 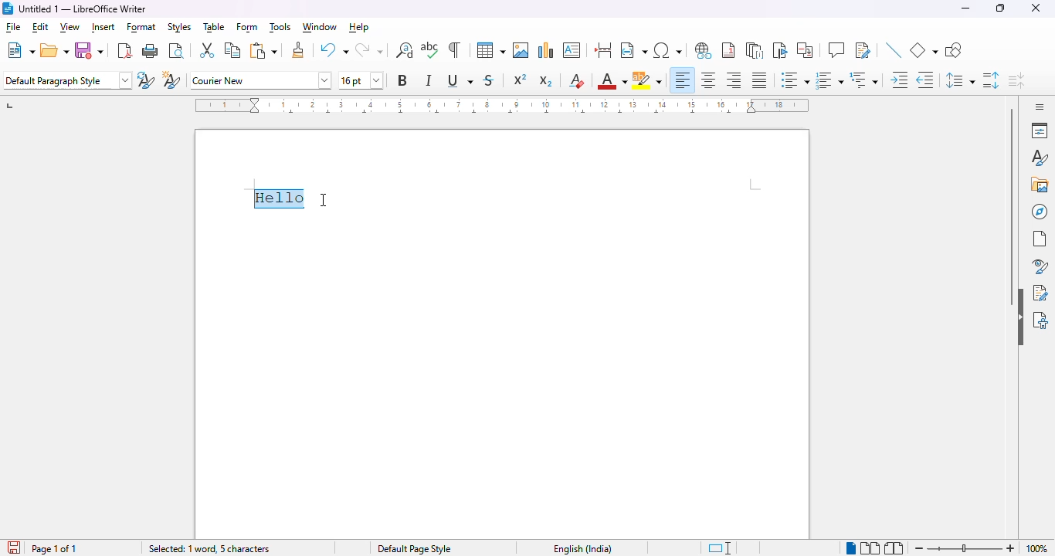 I want to click on insert bookmark, so click(x=779, y=50).